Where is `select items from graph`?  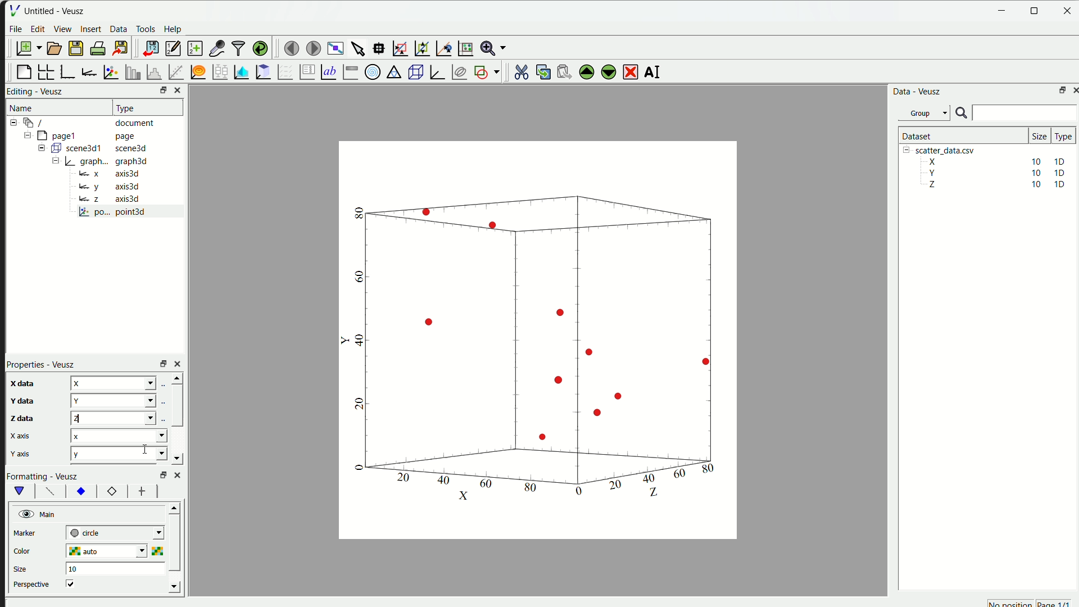
select items from graph is located at coordinates (357, 47).